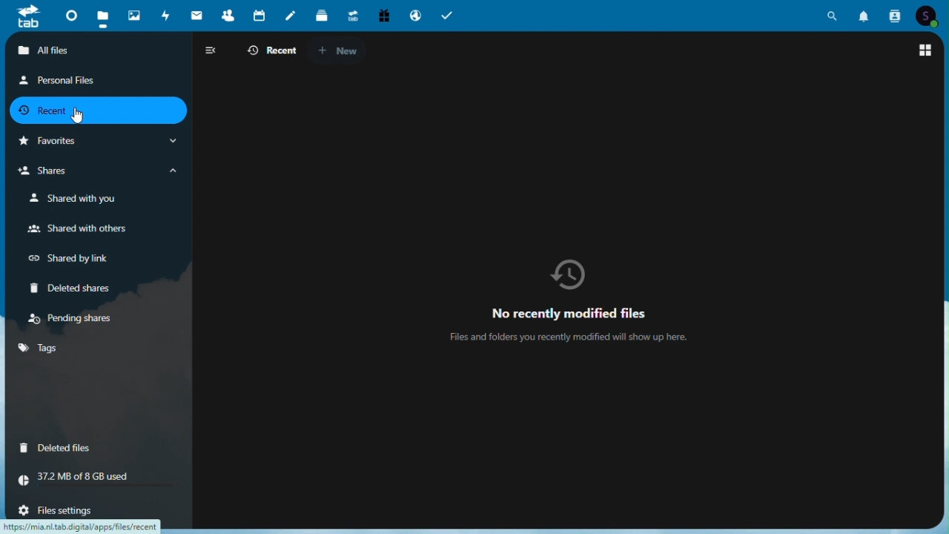 The height and width of the screenshot is (534, 949). I want to click on File settings, so click(53, 510).